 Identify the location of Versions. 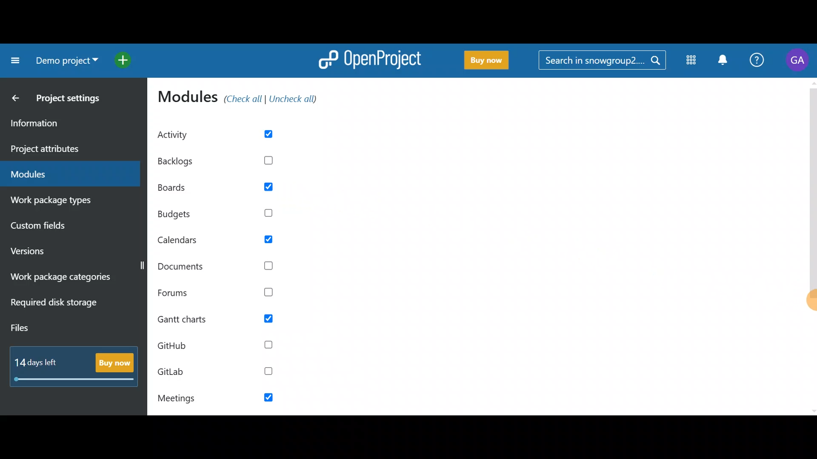
(44, 252).